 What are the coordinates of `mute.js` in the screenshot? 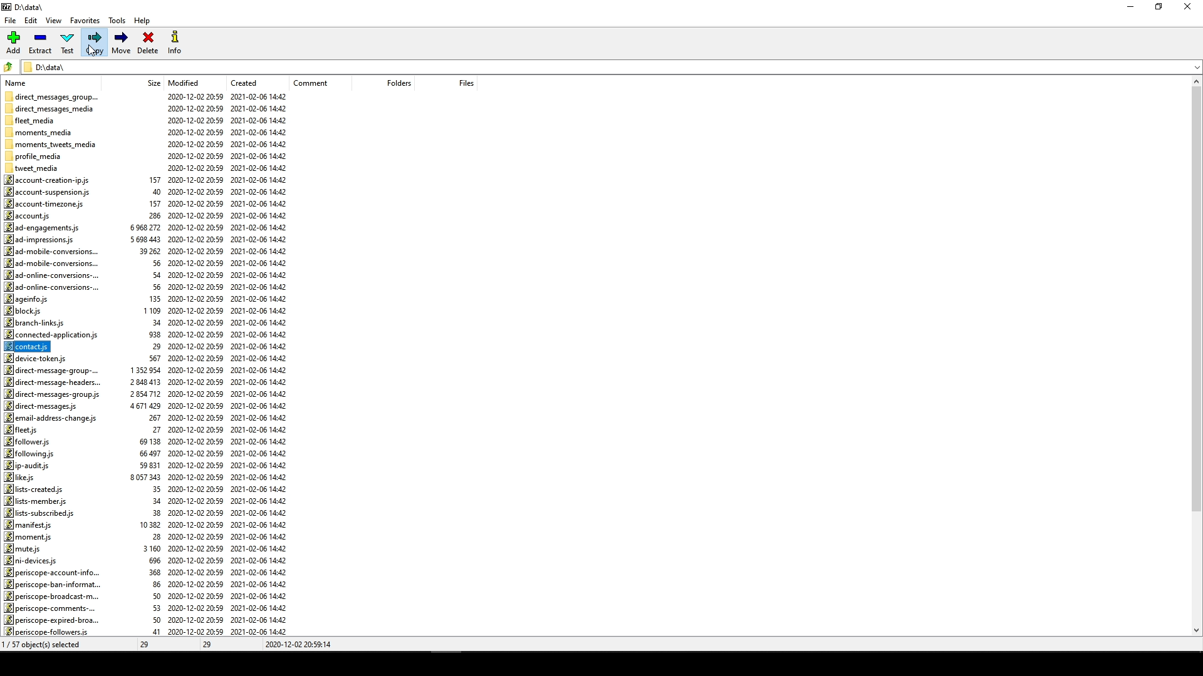 It's located at (23, 548).